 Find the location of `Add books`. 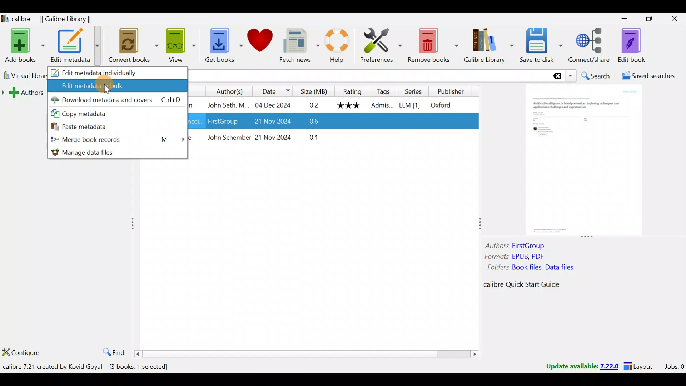

Add books is located at coordinates (23, 46).